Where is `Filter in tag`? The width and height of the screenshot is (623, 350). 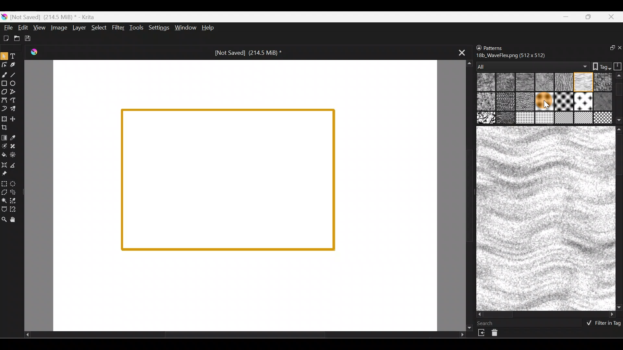 Filter in tag is located at coordinates (602, 324).